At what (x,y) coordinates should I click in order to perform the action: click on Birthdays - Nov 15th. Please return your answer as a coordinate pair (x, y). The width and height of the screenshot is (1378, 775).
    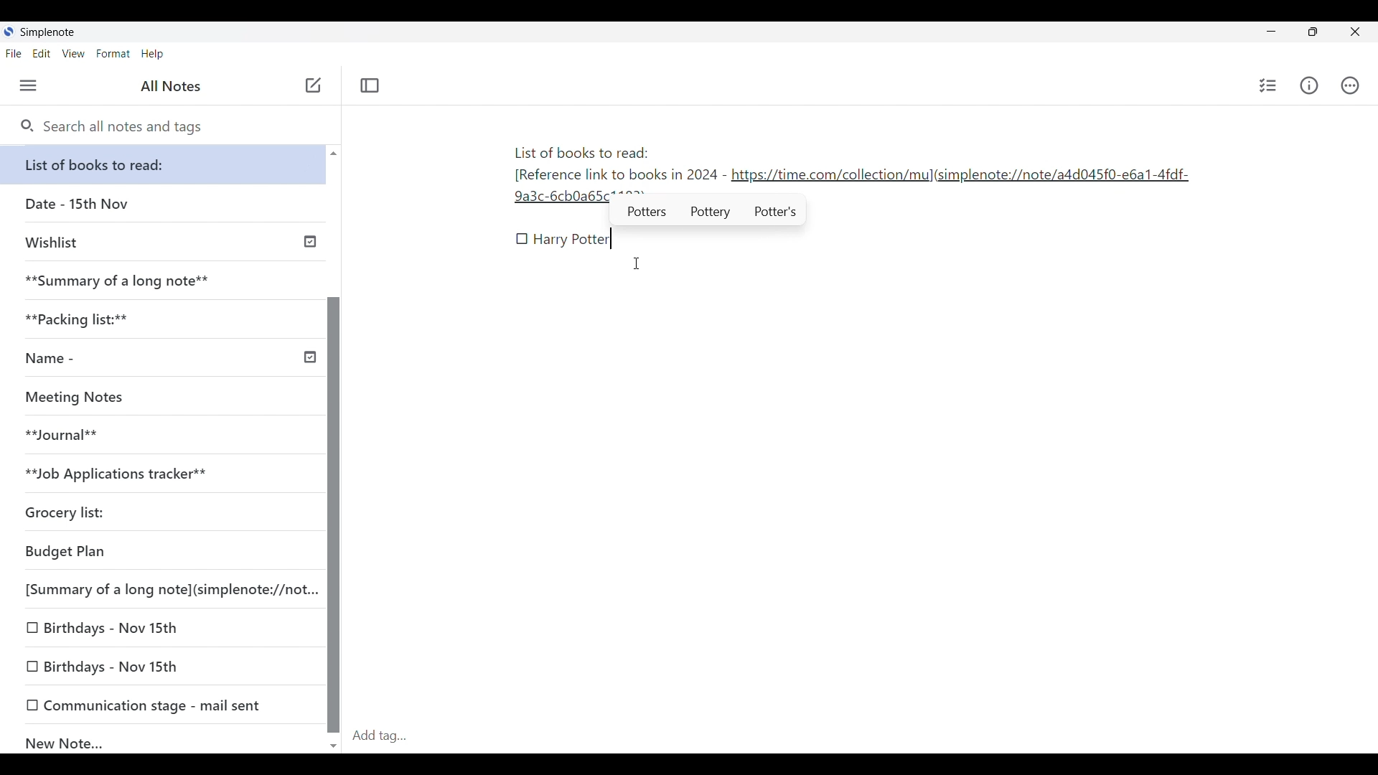
    Looking at the image, I should click on (164, 667).